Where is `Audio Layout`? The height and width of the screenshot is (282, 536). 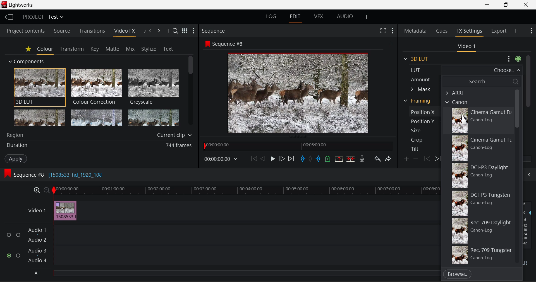
Audio Layout is located at coordinates (344, 17).